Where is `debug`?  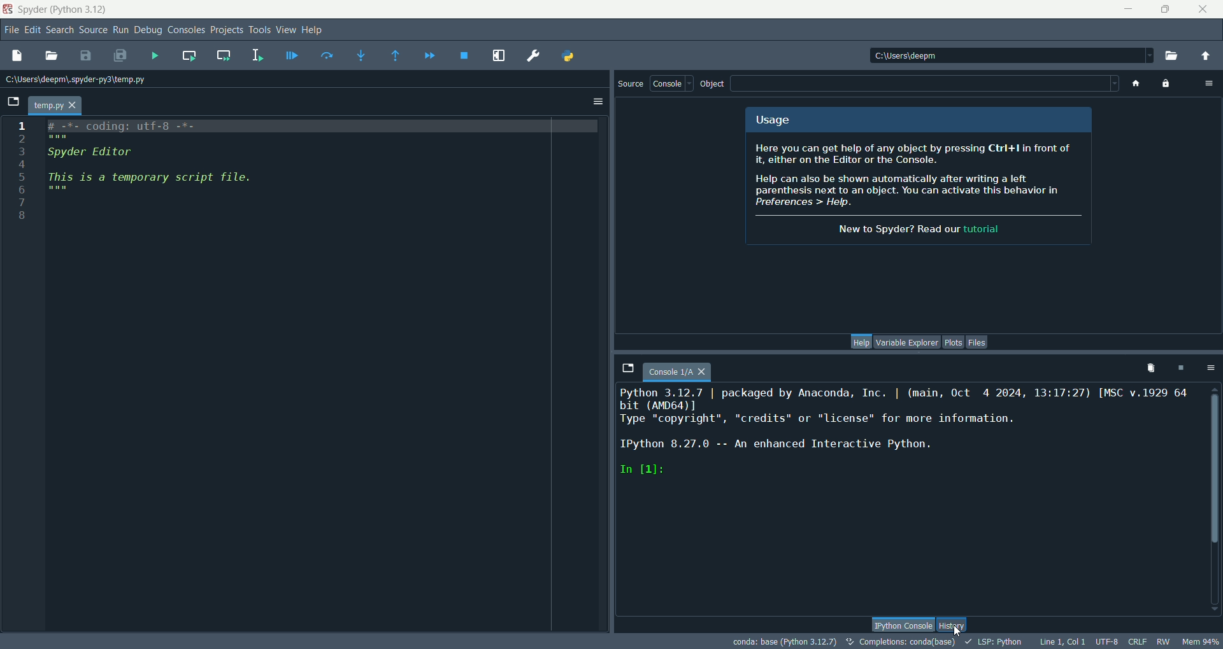
debug is located at coordinates (147, 31).